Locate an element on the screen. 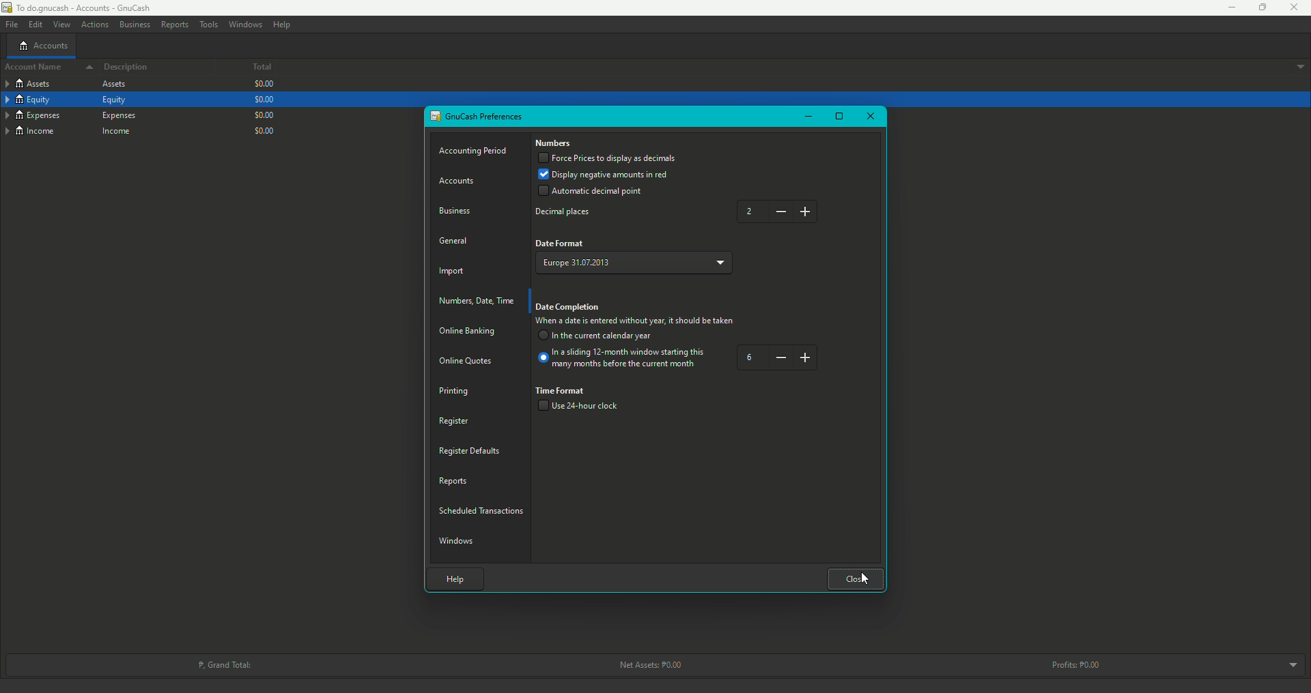 The width and height of the screenshot is (1311, 693). Schedule Transactions is located at coordinates (483, 509).